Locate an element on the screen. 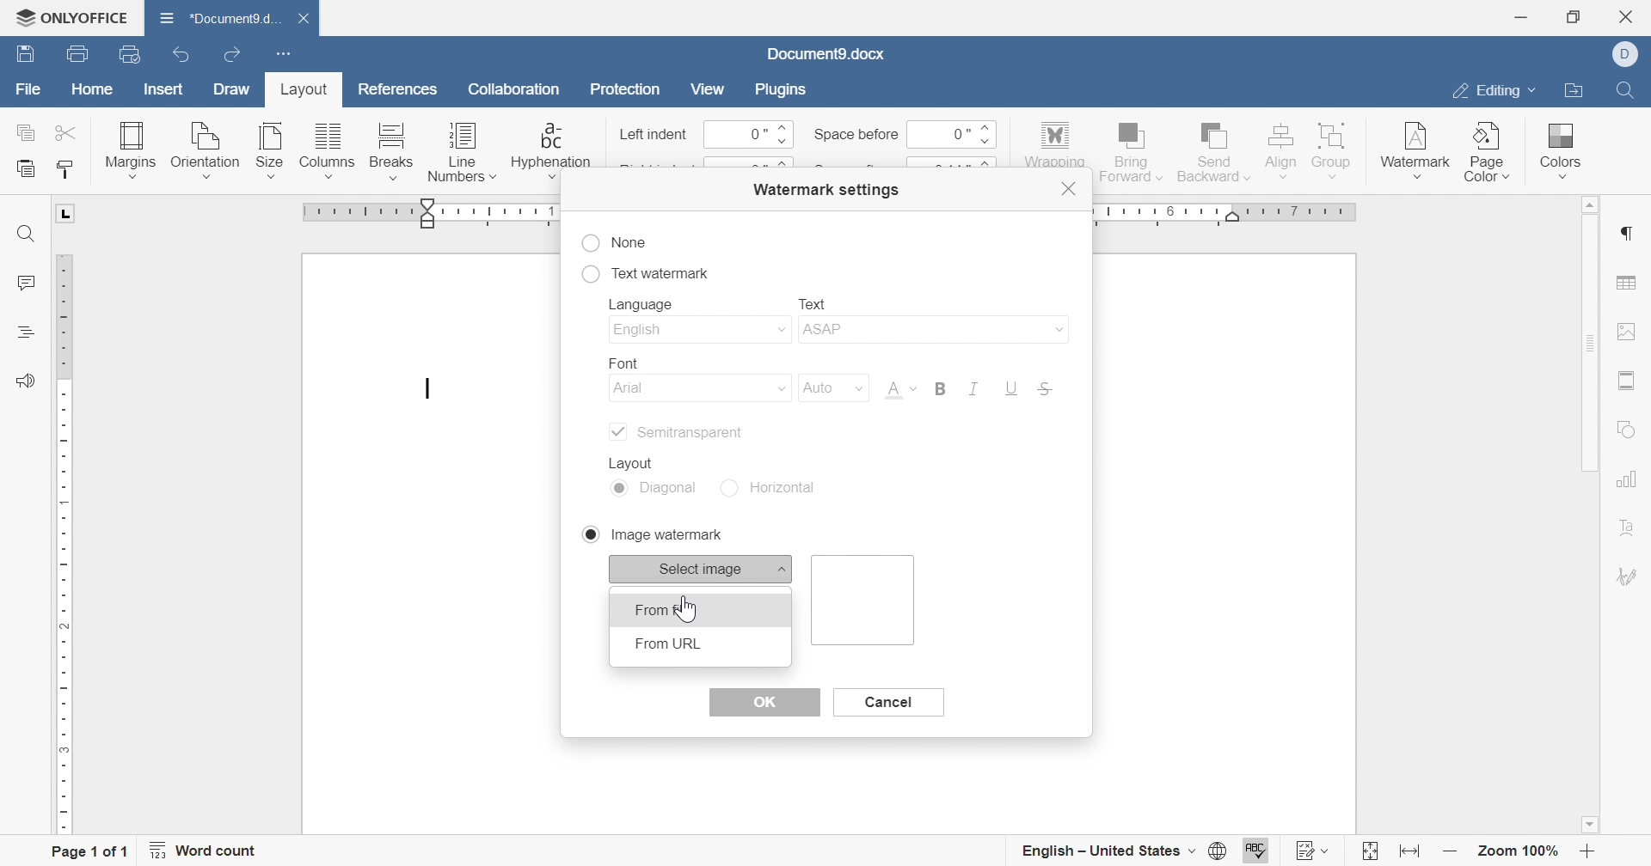  image settings is located at coordinates (1627, 331).